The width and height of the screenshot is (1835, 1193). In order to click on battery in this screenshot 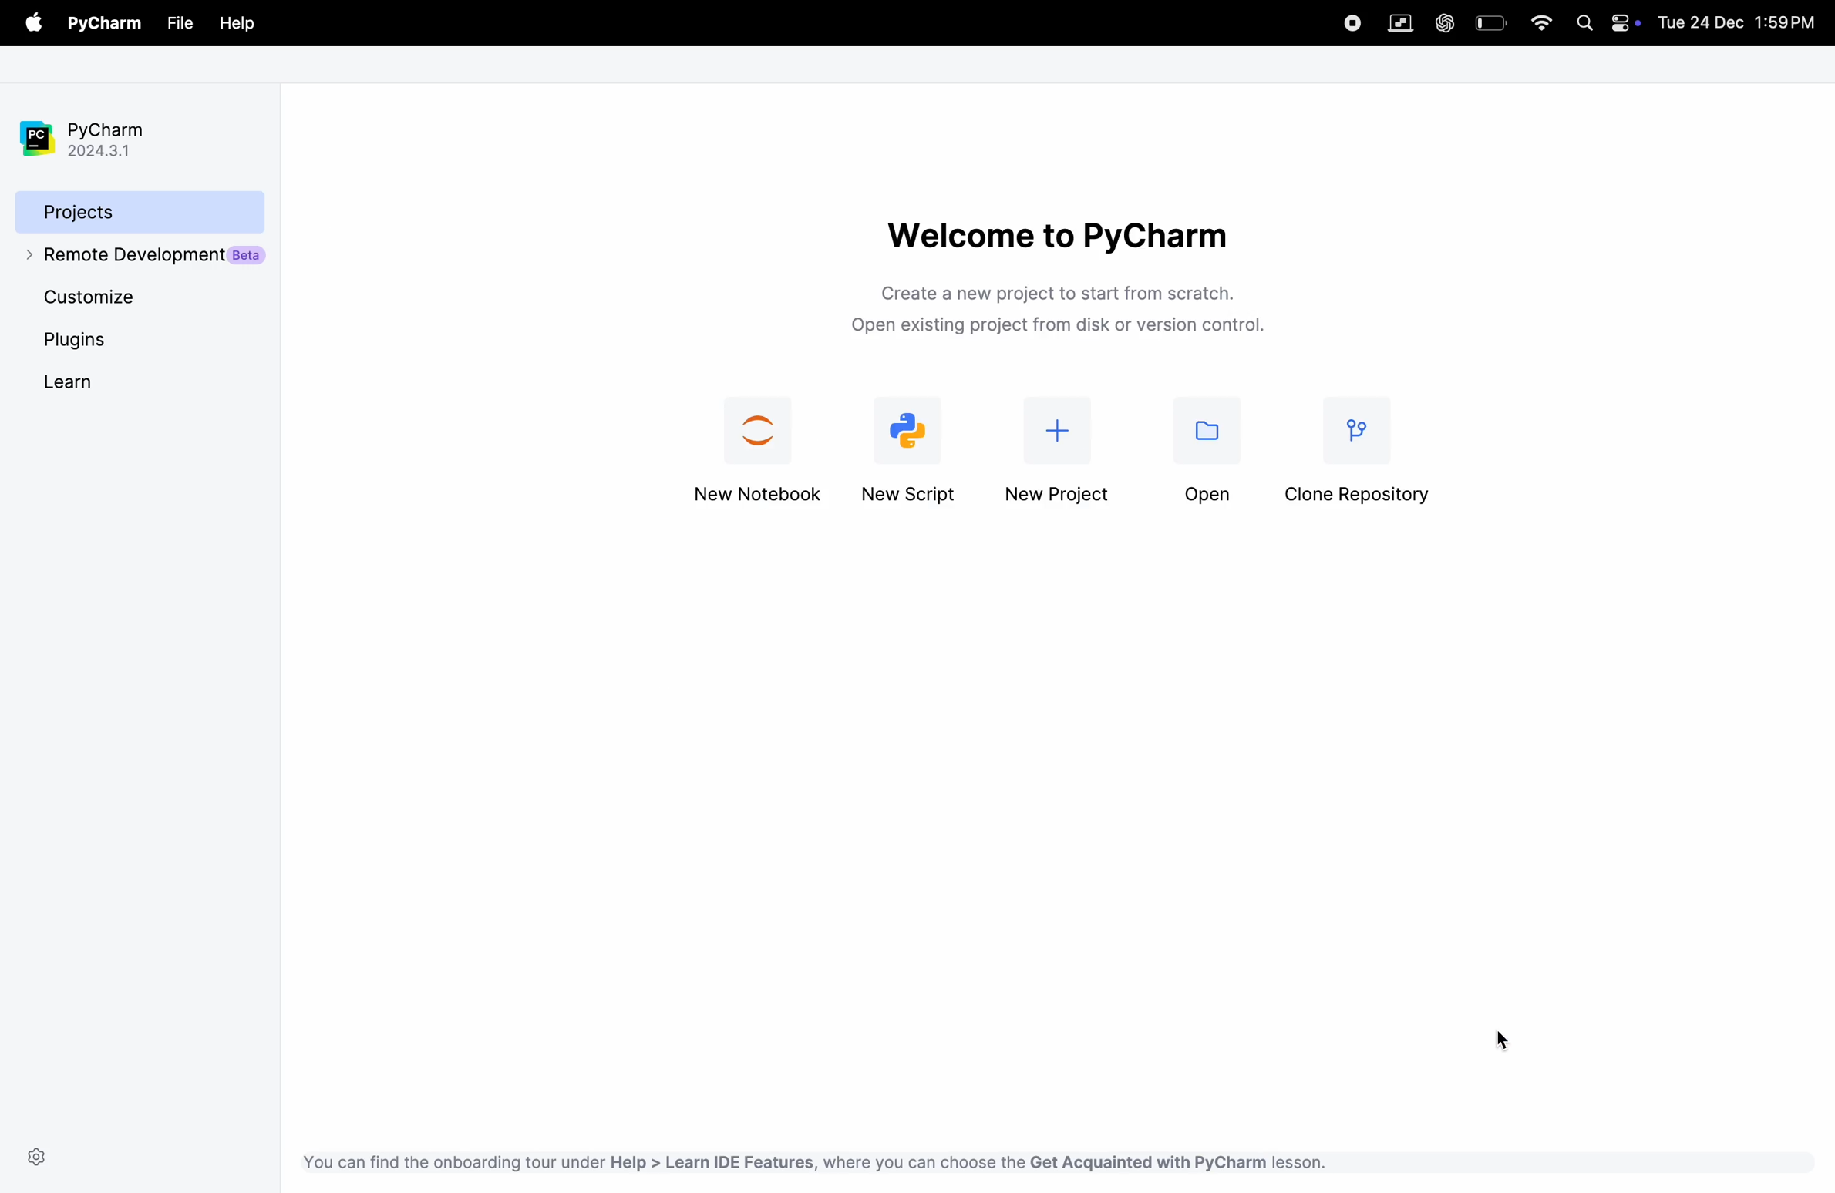, I will do `click(1490, 22)`.